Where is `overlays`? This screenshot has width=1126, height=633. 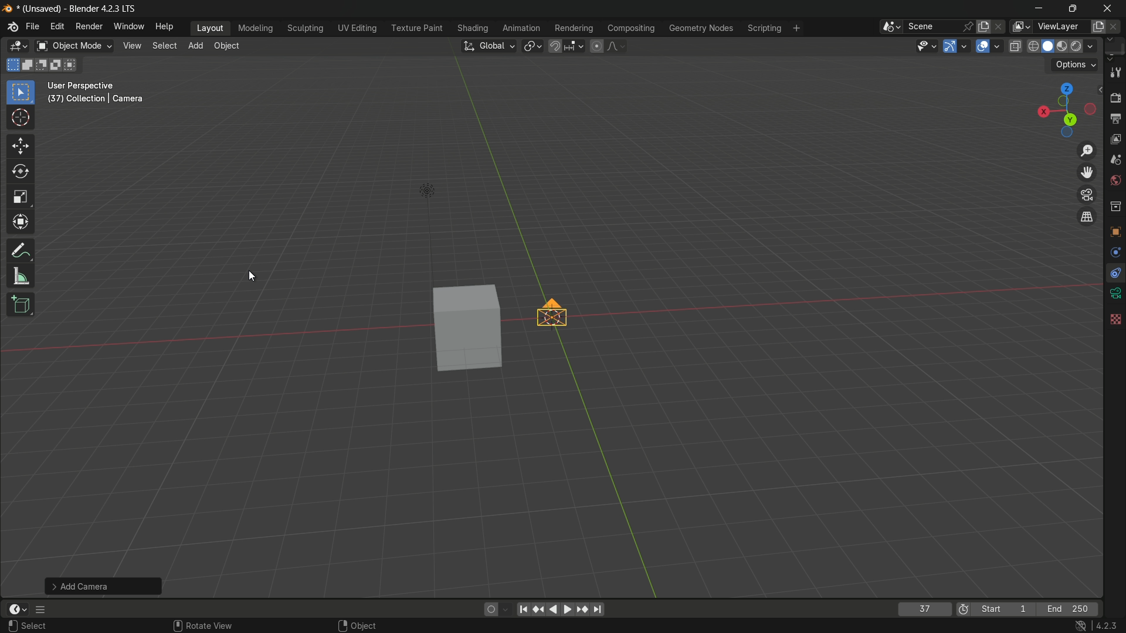
overlays is located at coordinates (999, 46).